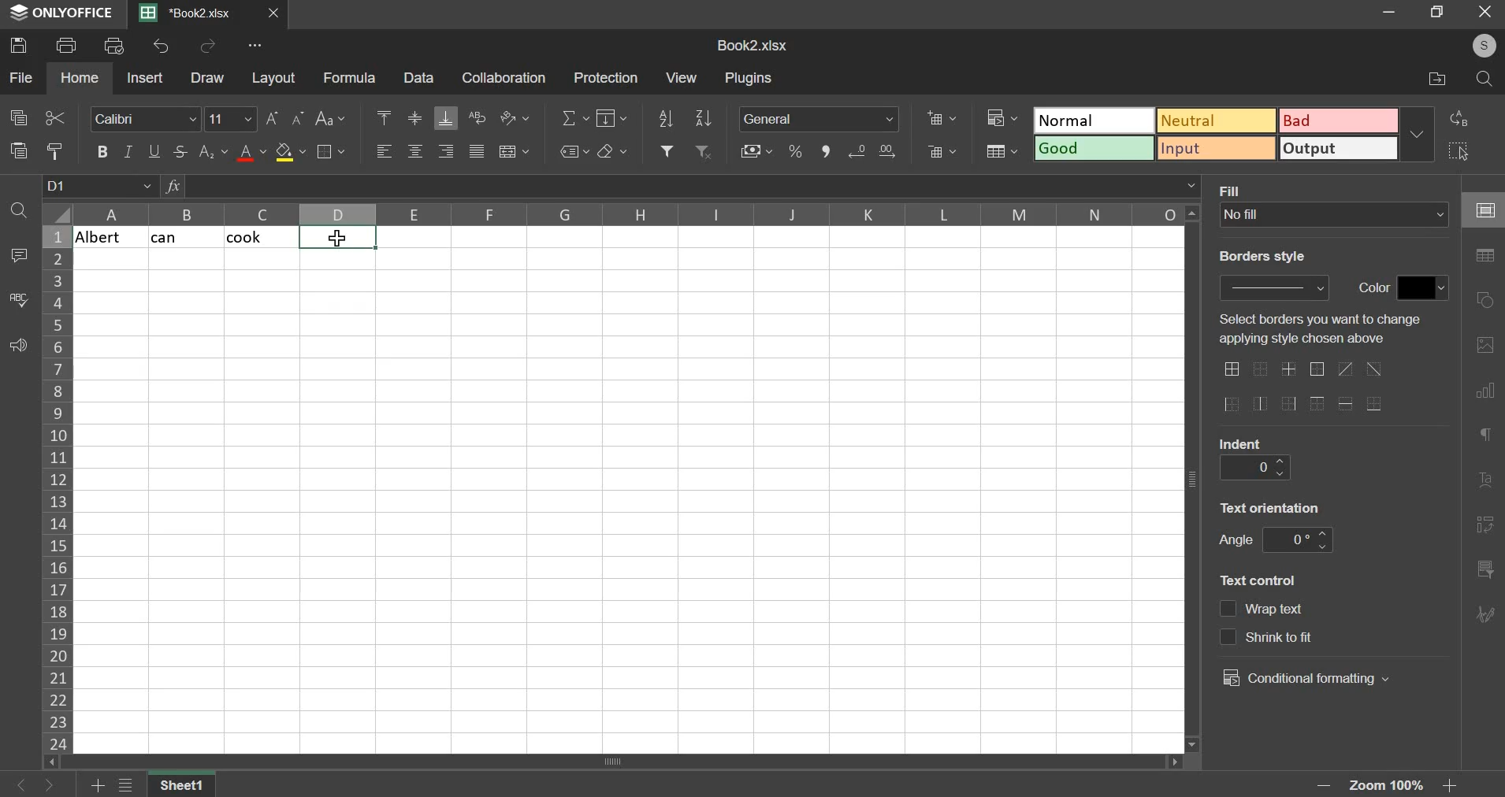 This screenshot has width=1505, height=797. Describe the element at coordinates (290, 153) in the screenshot. I see `fill color` at that location.